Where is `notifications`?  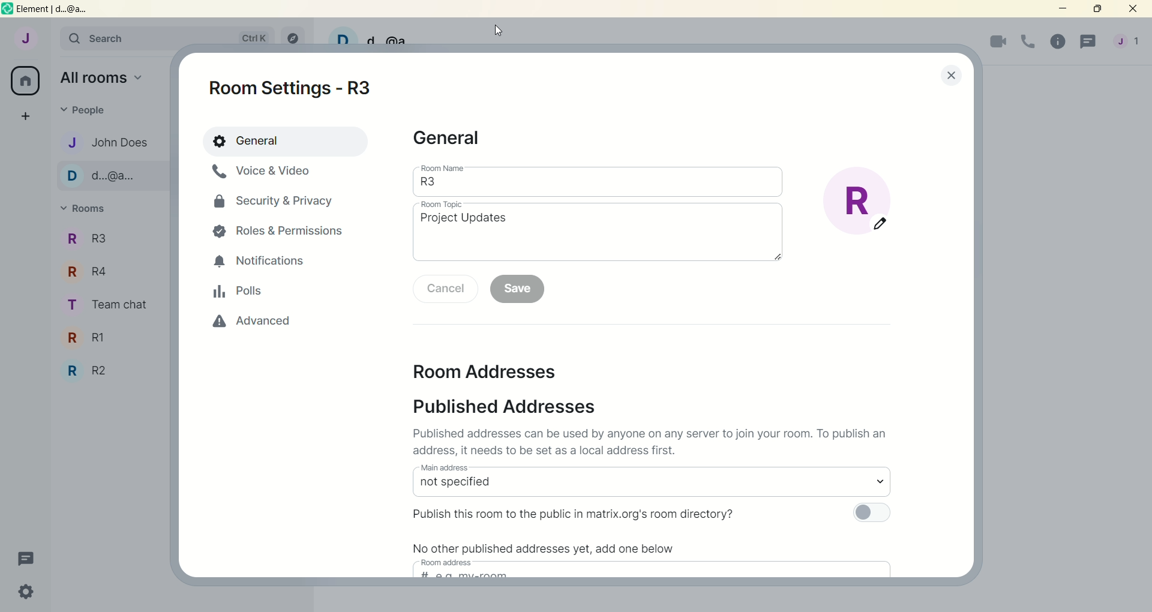
notifications is located at coordinates (260, 263).